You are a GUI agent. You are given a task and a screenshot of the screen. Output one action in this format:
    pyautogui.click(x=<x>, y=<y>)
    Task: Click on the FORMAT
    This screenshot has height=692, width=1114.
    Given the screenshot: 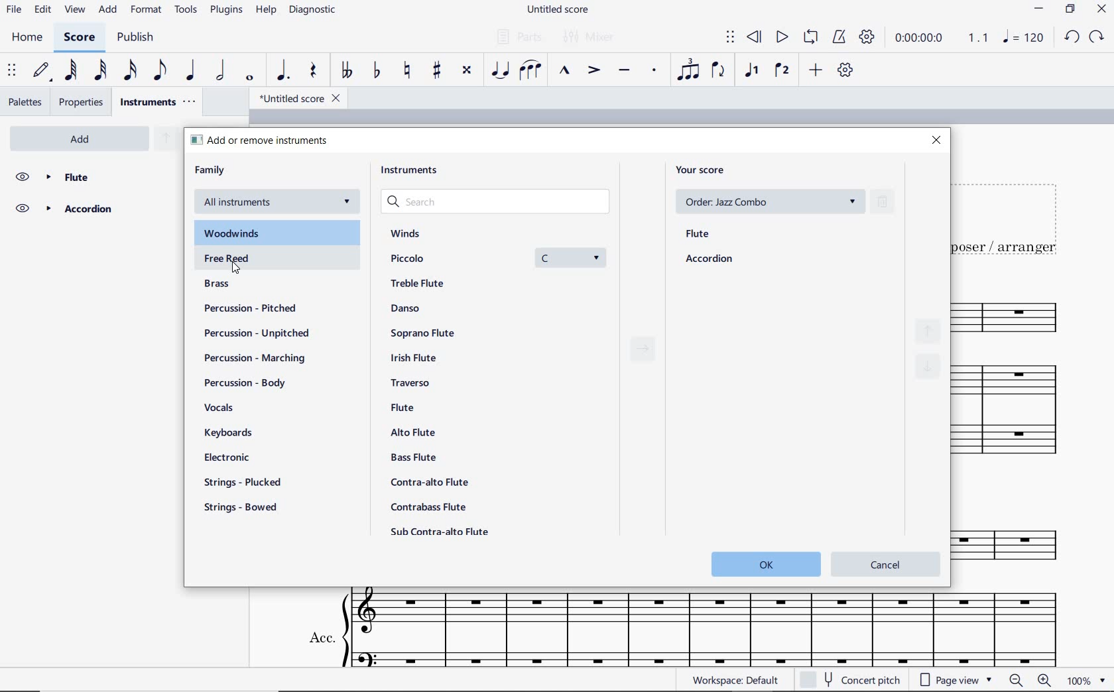 What is the action you would take?
    pyautogui.click(x=146, y=11)
    